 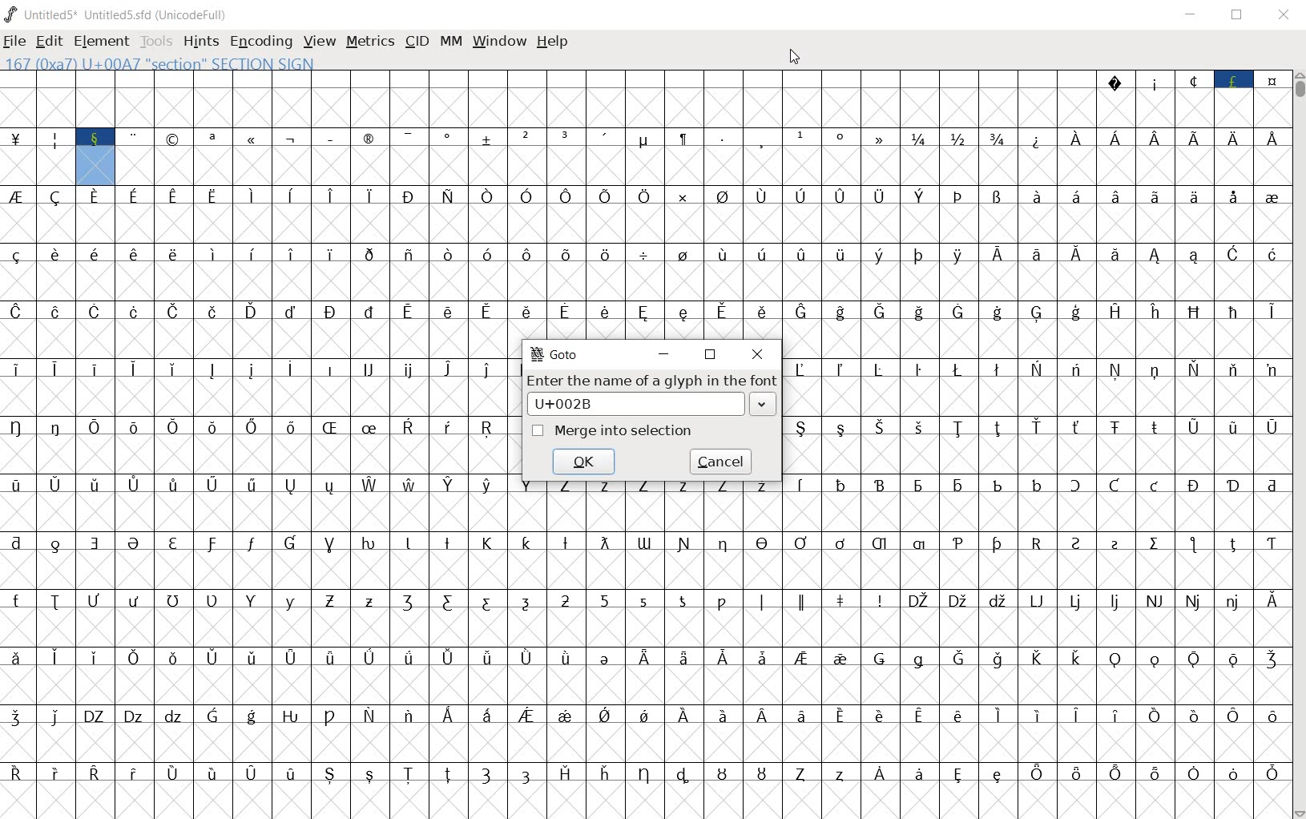 I want to click on special alphabets, so click(x=487, y=793).